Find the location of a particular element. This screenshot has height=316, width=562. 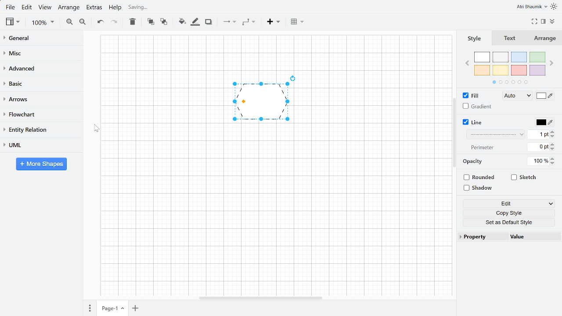

Insert is located at coordinates (273, 22).